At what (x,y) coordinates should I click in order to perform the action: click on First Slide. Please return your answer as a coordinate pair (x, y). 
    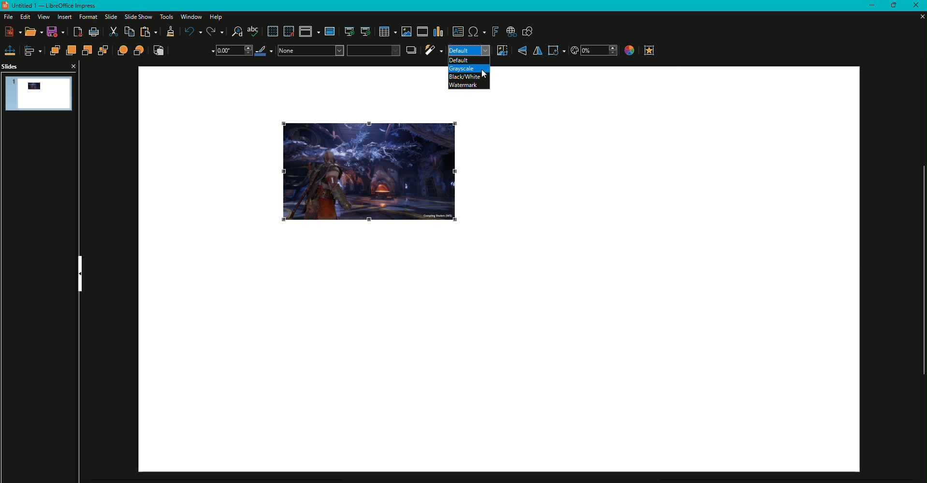
    Looking at the image, I should click on (348, 32).